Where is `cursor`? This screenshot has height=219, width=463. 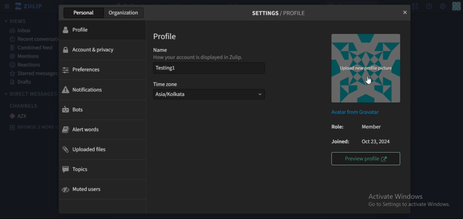 cursor is located at coordinates (370, 80).